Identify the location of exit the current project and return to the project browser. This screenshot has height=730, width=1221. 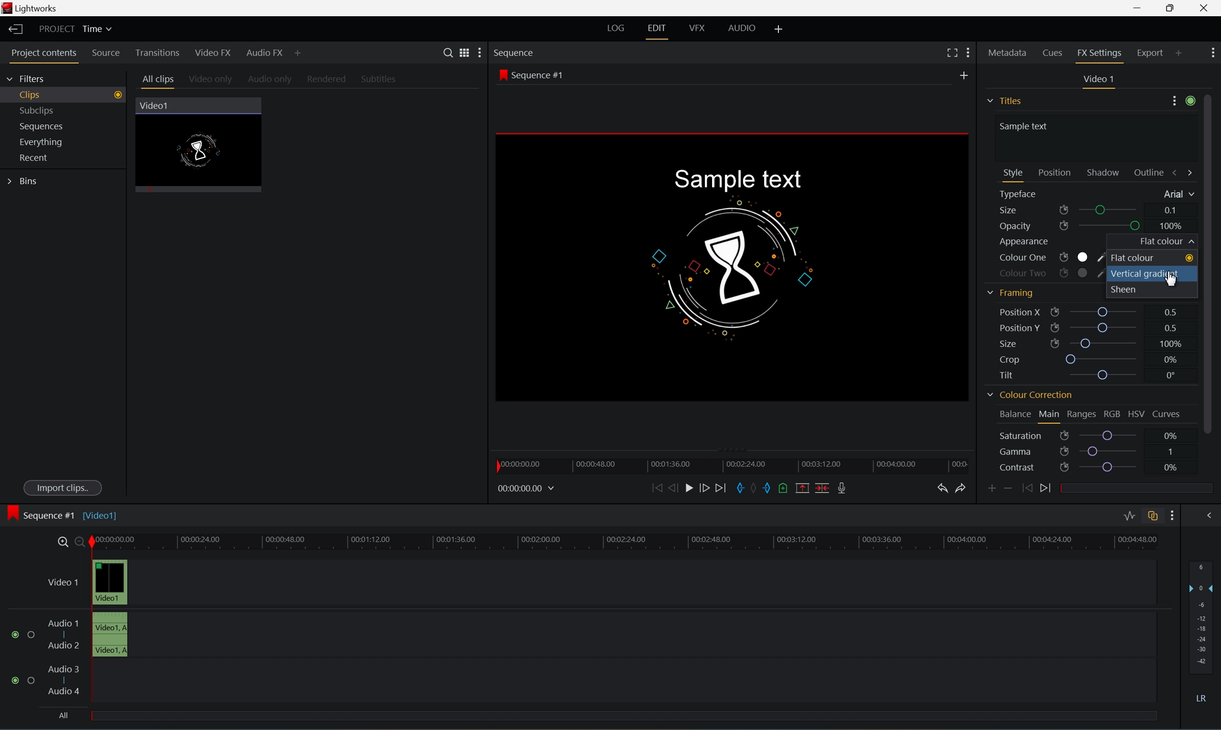
(17, 29).